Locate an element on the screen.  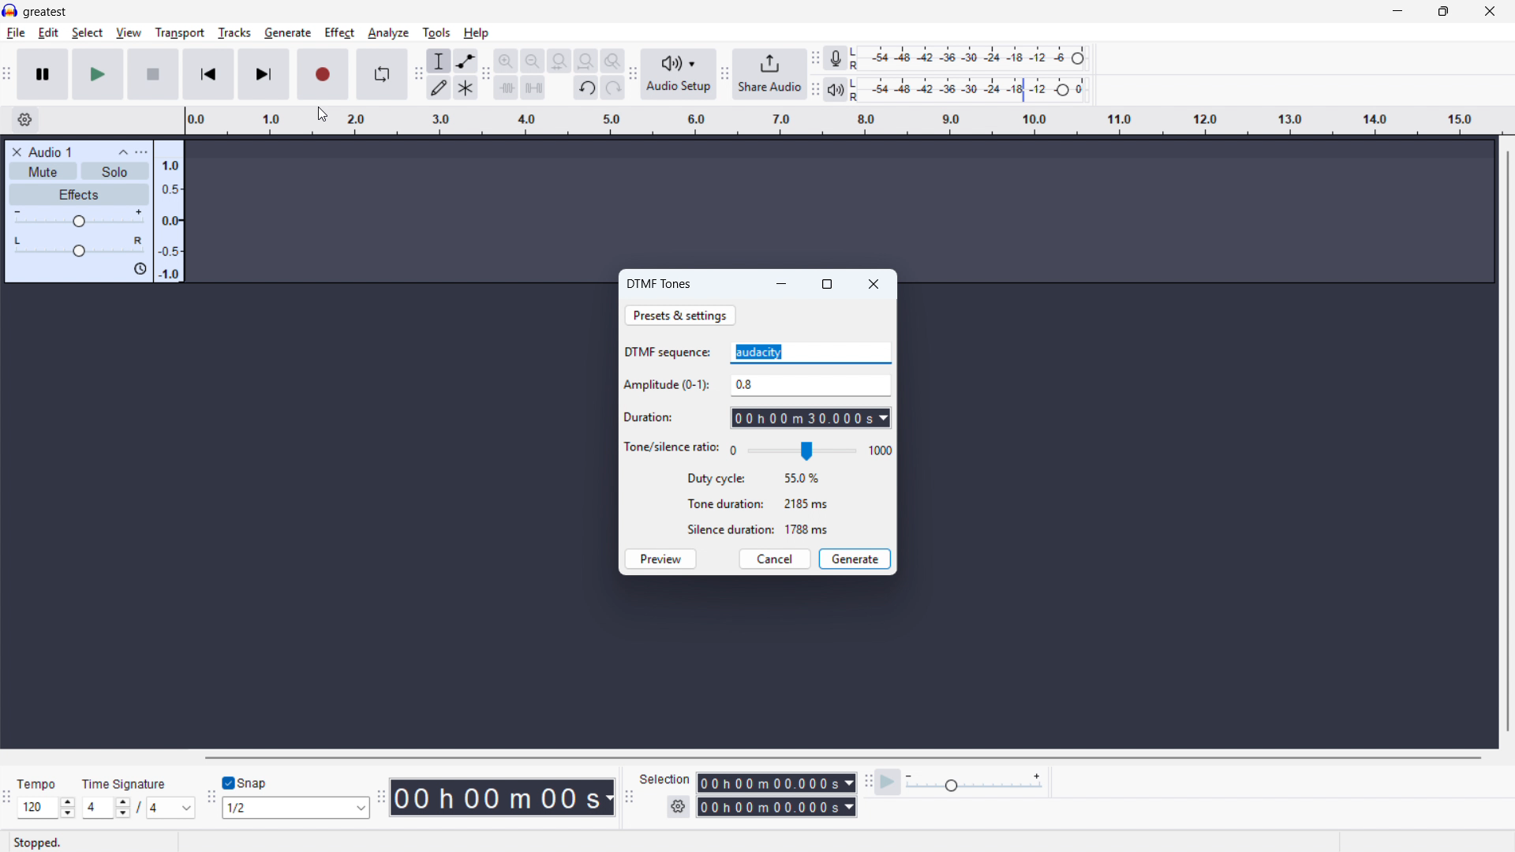
Time toolbar  is located at coordinates (383, 798).